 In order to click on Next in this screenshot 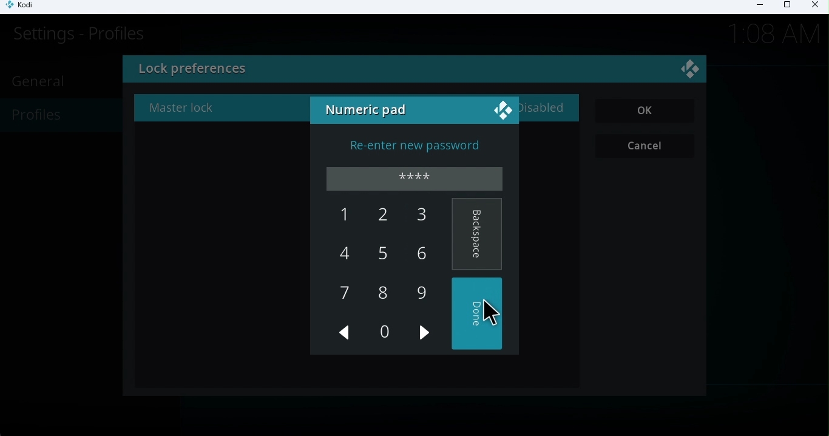, I will do `click(426, 339)`.